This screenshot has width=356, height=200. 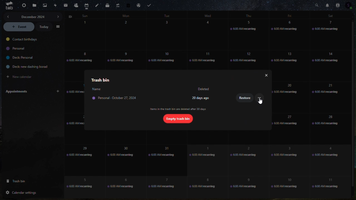 What do you see at coordinates (17, 49) in the screenshot?
I see `personal` at bounding box center [17, 49].